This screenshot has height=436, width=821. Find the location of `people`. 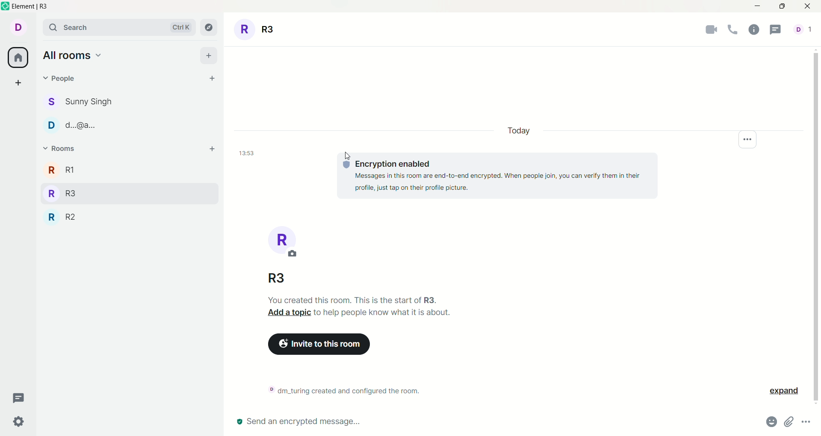

people is located at coordinates (80, 101).